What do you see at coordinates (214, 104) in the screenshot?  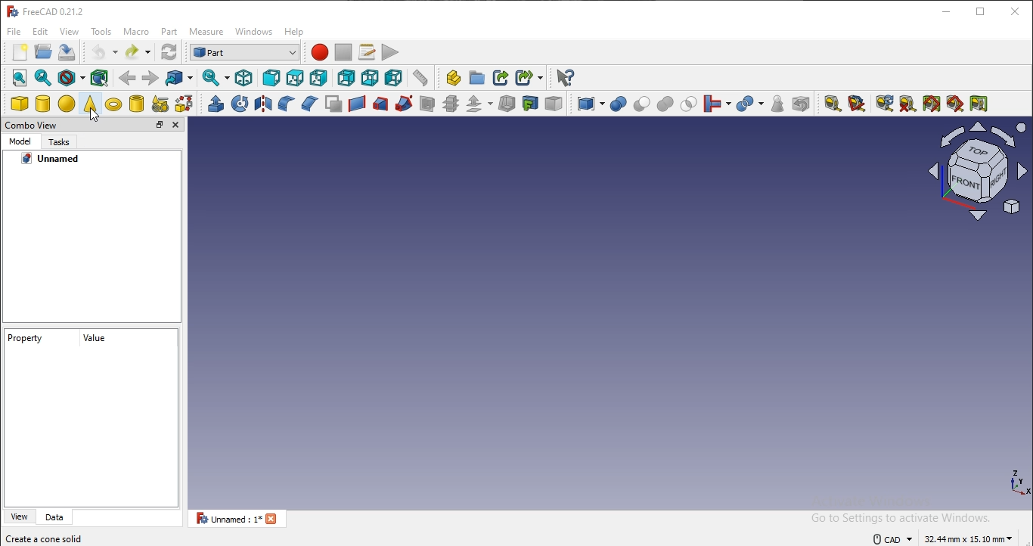 I see `extrude` at bounding box center [214, 104].